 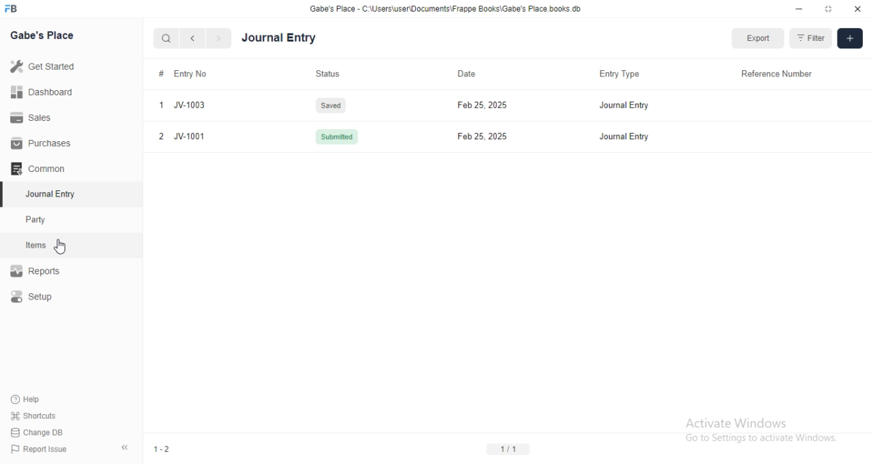 What do you see at coordinates (34, 298) in the screenshot?
I see `Setup` at bounding box center [34, 298].